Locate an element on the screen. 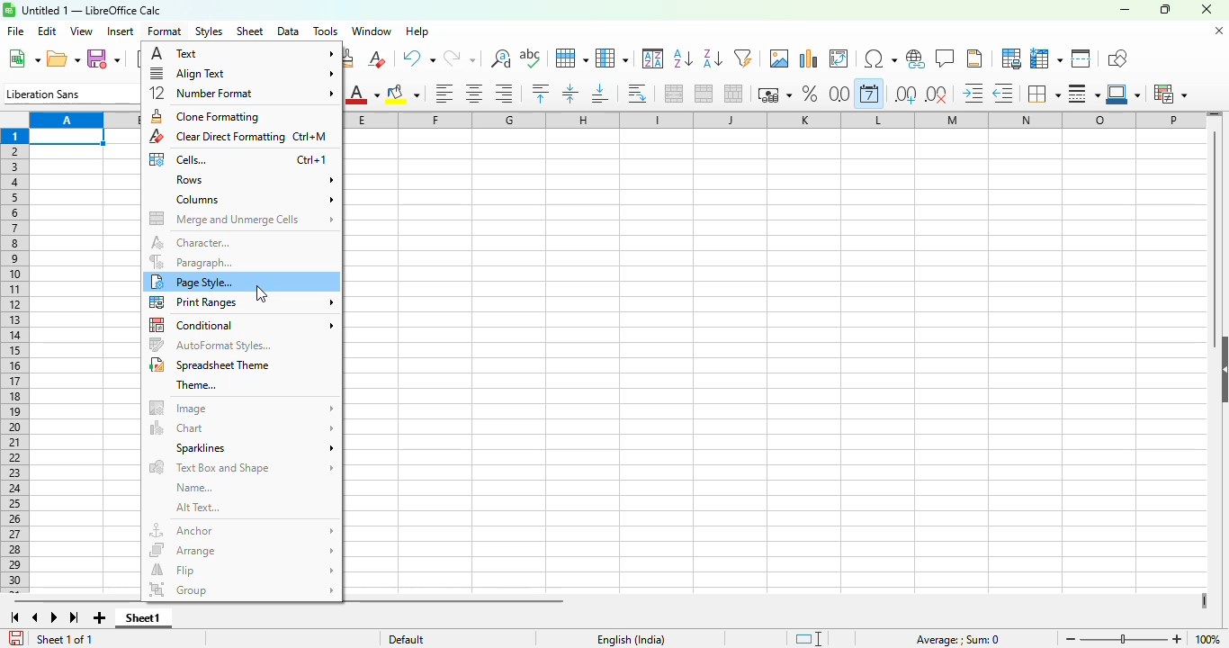 This screenshot has width=1229, height=648. help is located at coordinates (417, 31).